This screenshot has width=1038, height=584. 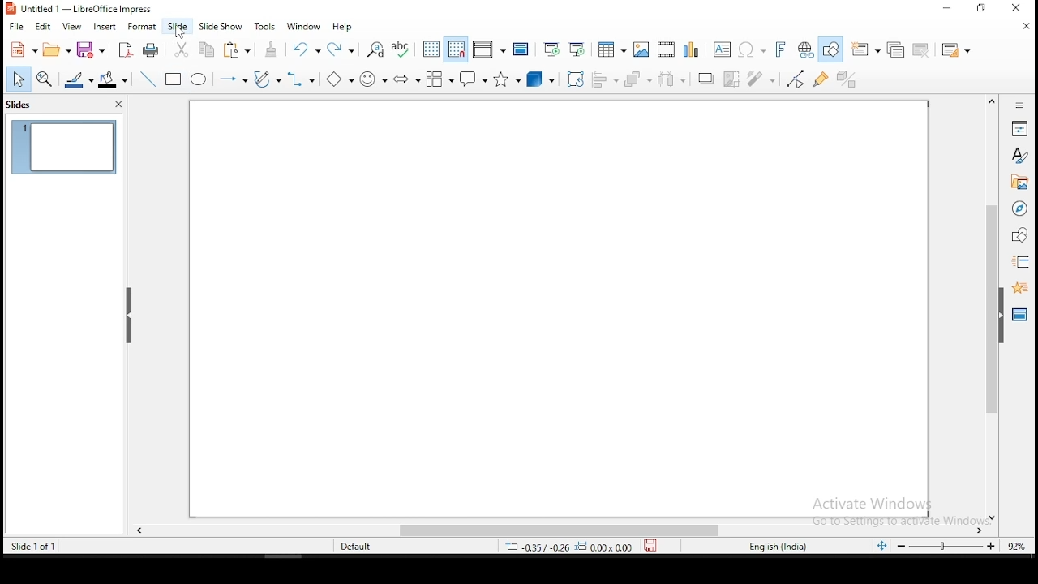 What do you see at coordinates (921, 49) in the screenshot?
I see `delete slide` at bounding box center [921, 49].